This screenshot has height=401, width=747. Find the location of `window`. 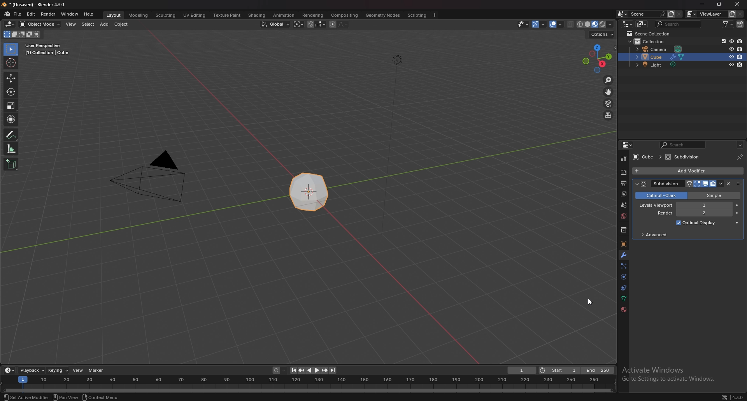

window is located at coordinates (70, 13).